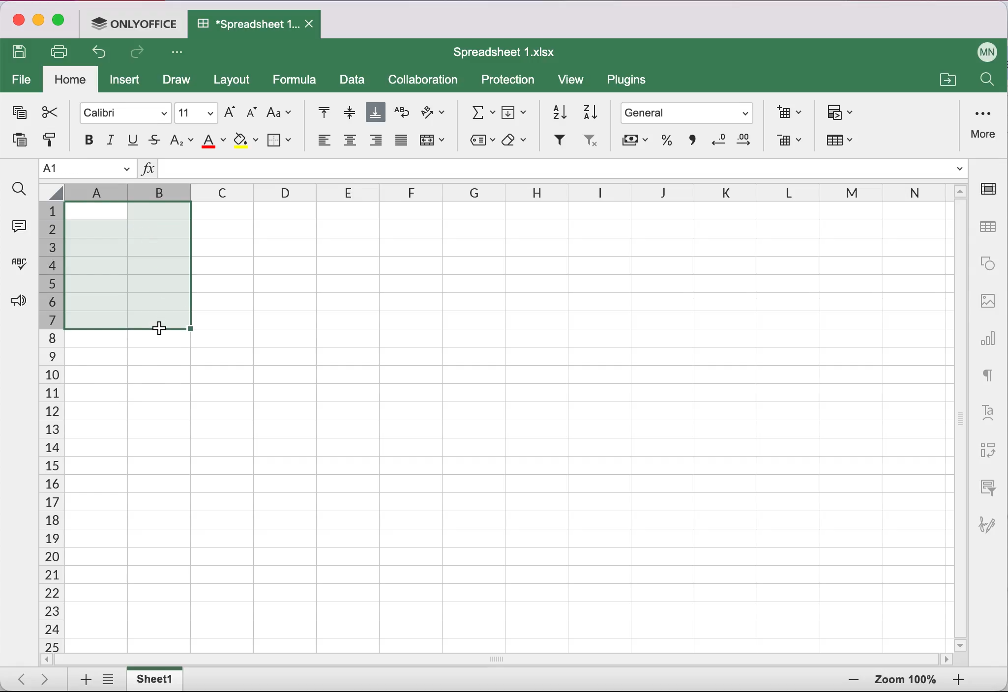 The height and width of the screenshot is (692, 1008). What do you see at coordinates (555, 110) in the screenshot?
I see `sort ascending` at bounding box center [555, 110].